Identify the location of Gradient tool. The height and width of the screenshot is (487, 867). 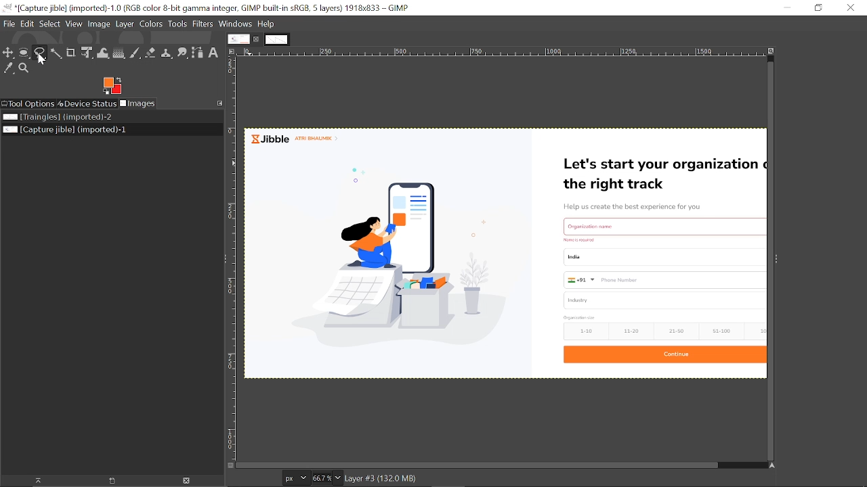
(119, 53).